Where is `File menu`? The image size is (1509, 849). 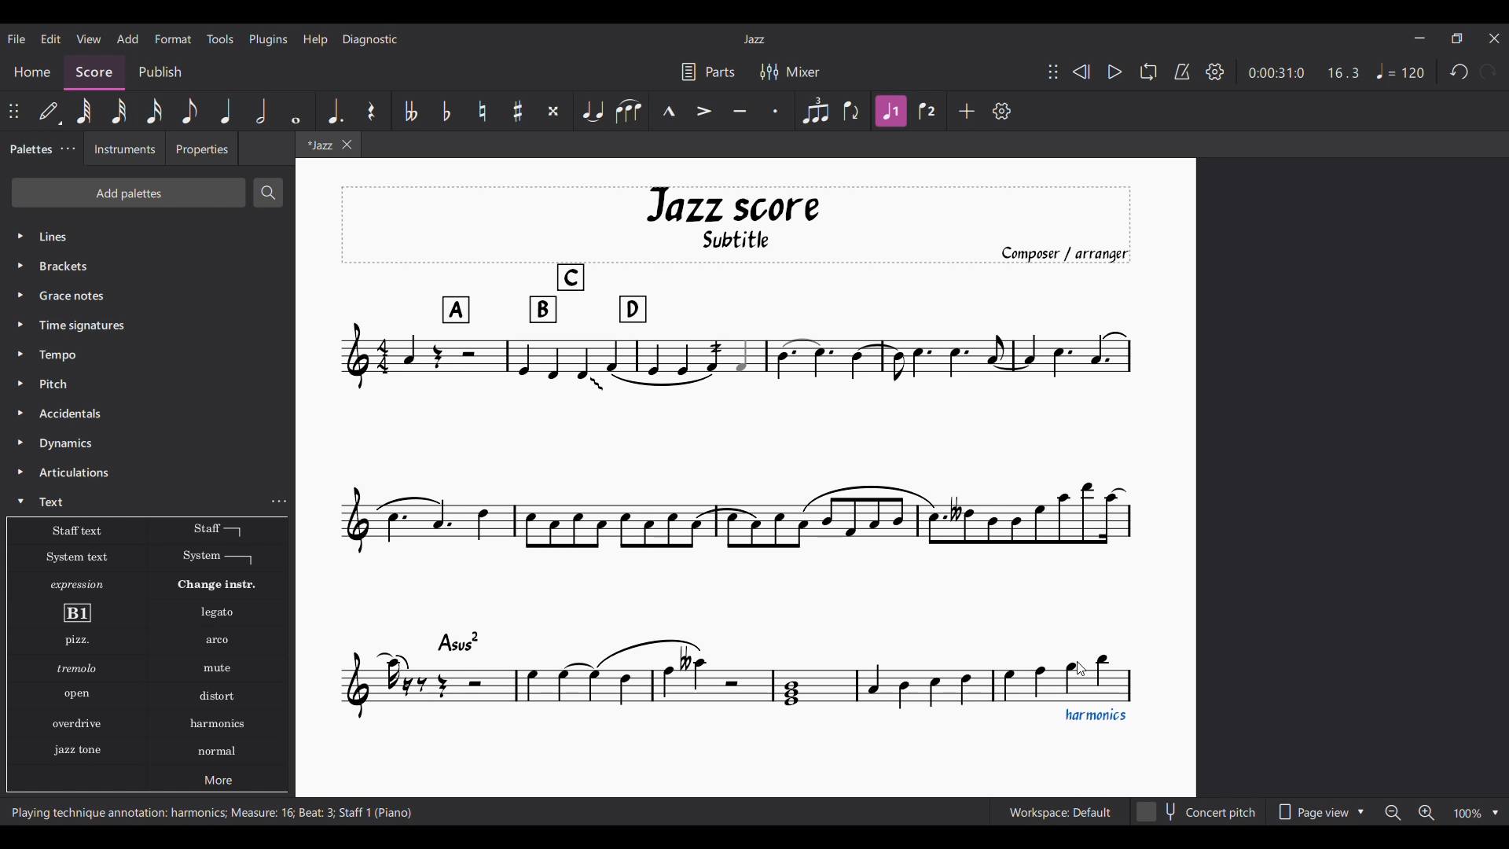
File menu is located at coordinates (17, 39).